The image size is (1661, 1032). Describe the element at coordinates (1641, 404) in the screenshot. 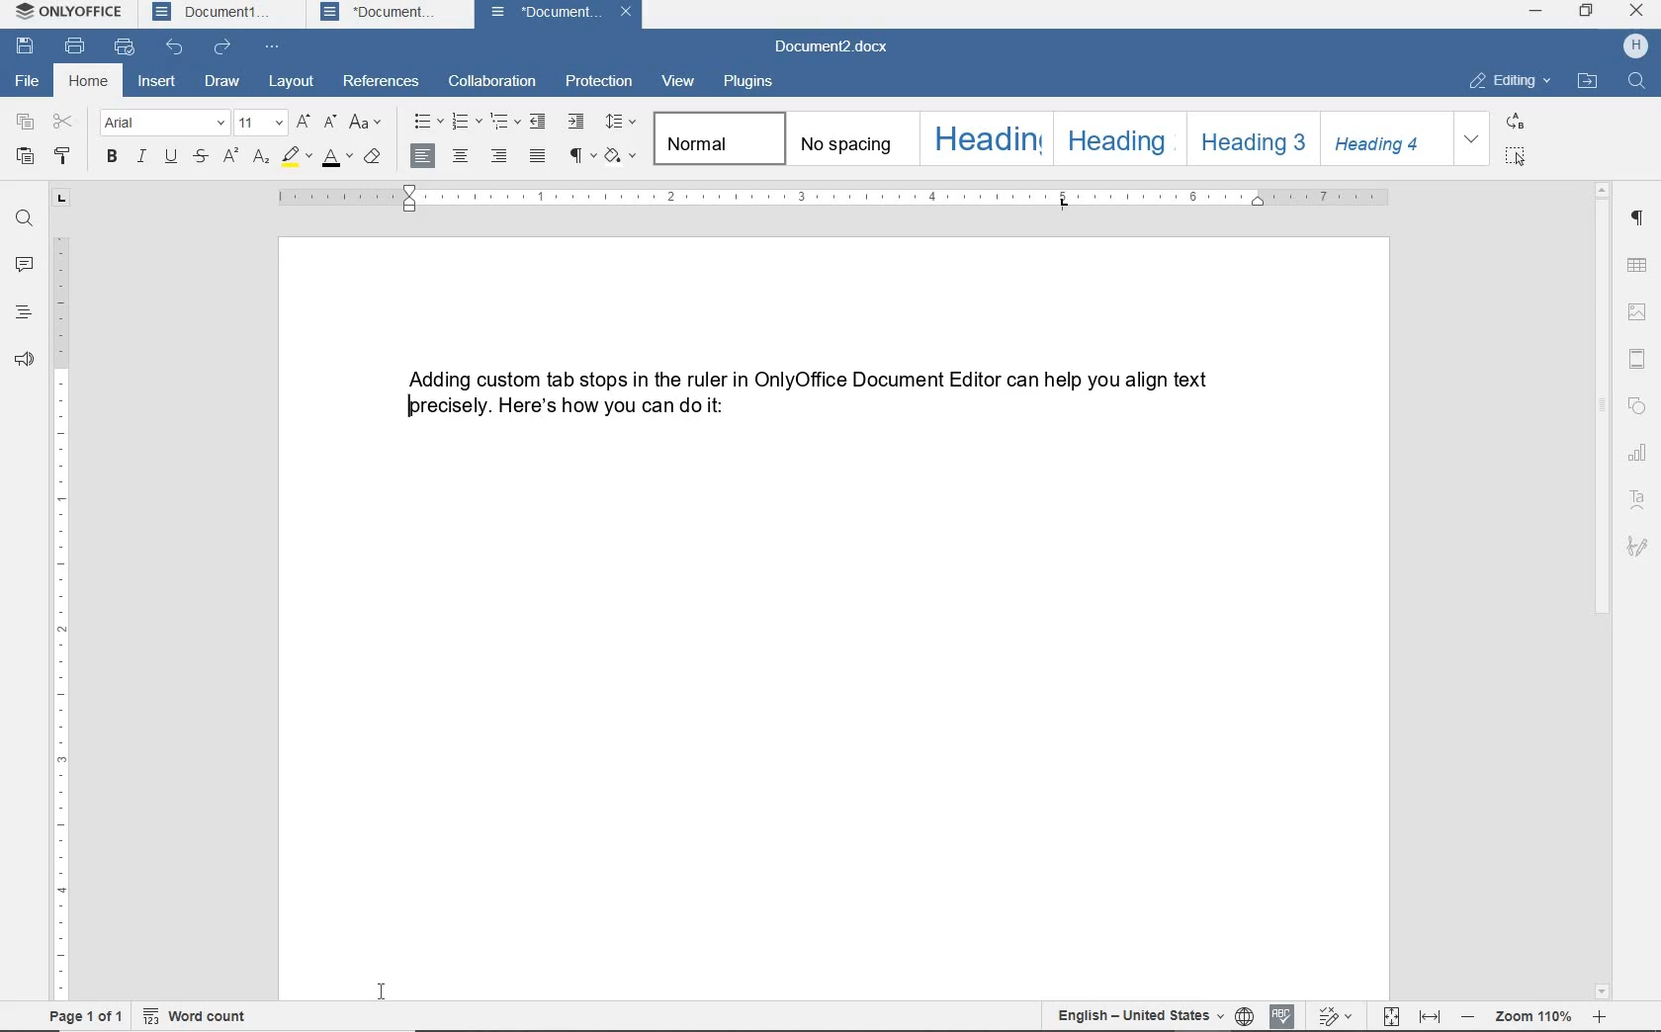

I see `shape` at that location.